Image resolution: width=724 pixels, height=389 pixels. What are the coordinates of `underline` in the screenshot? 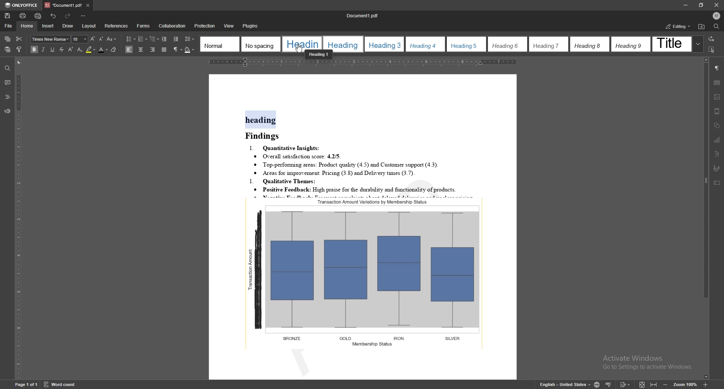 It's located at (52, 50).